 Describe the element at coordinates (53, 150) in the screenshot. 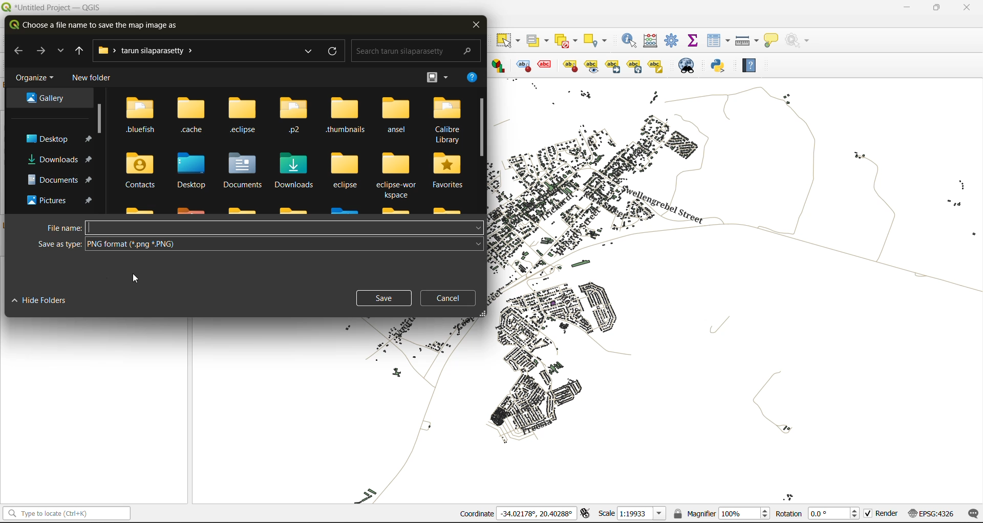

I see `folders` at that location.